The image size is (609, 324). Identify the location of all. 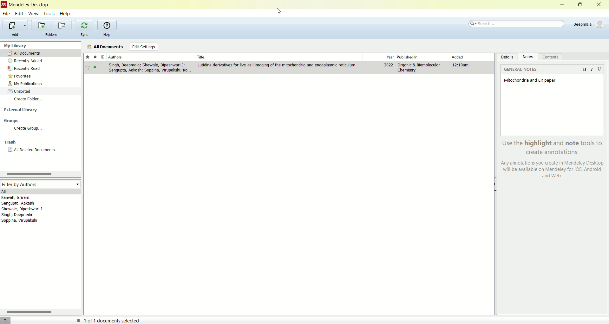
(41, 191).